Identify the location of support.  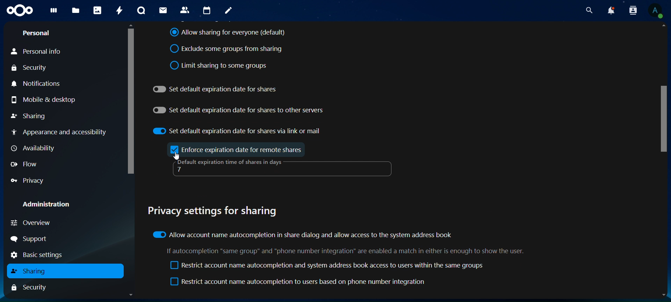
(31, 239).